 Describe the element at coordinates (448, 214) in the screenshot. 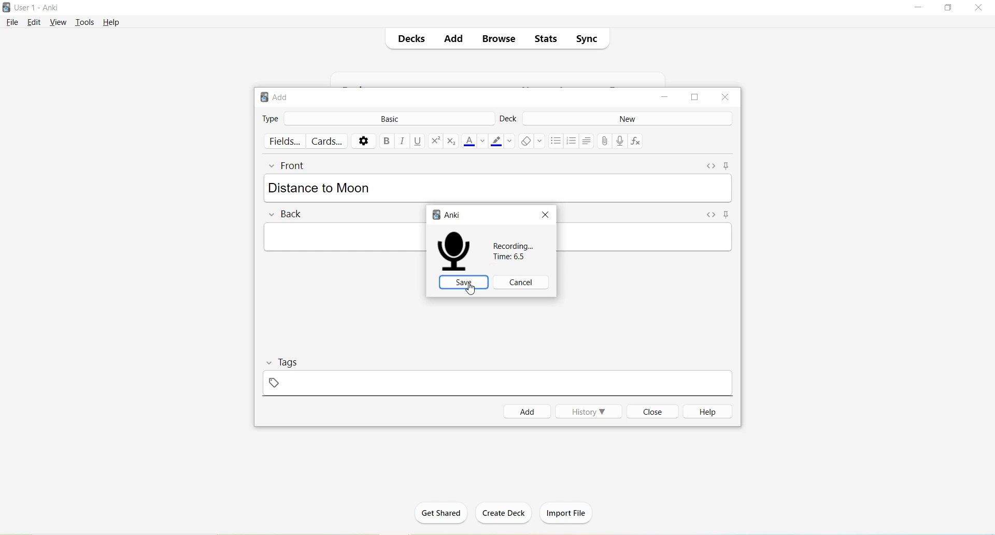

I see `Anki` at that location.